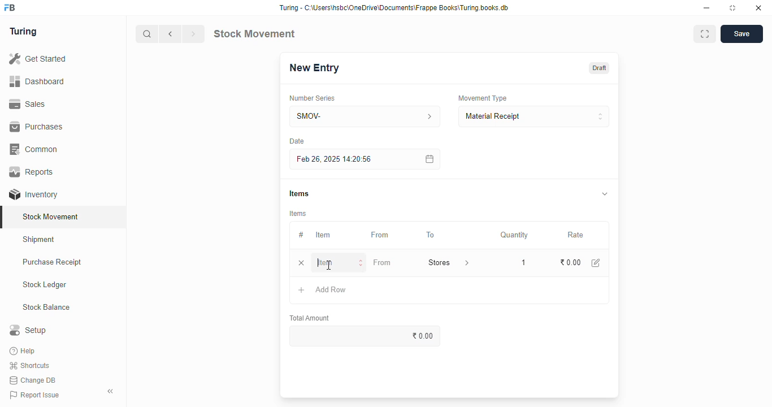 The width and height of the screenshot is (772, 407). What do you see at coordinates (148, 34) in the screenshot?
I see `search` at bounding box center [148, 34].